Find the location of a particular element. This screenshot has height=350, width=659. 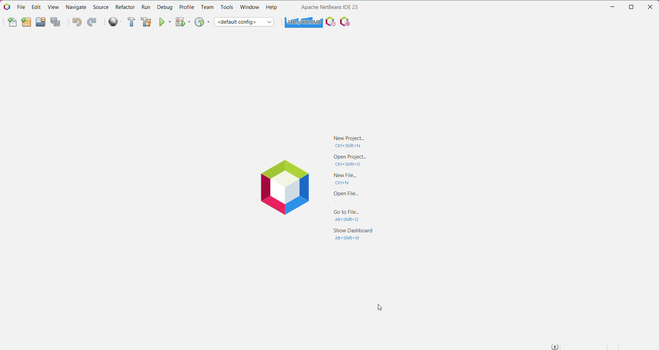

Navigate is located at coordinates (77, 7).